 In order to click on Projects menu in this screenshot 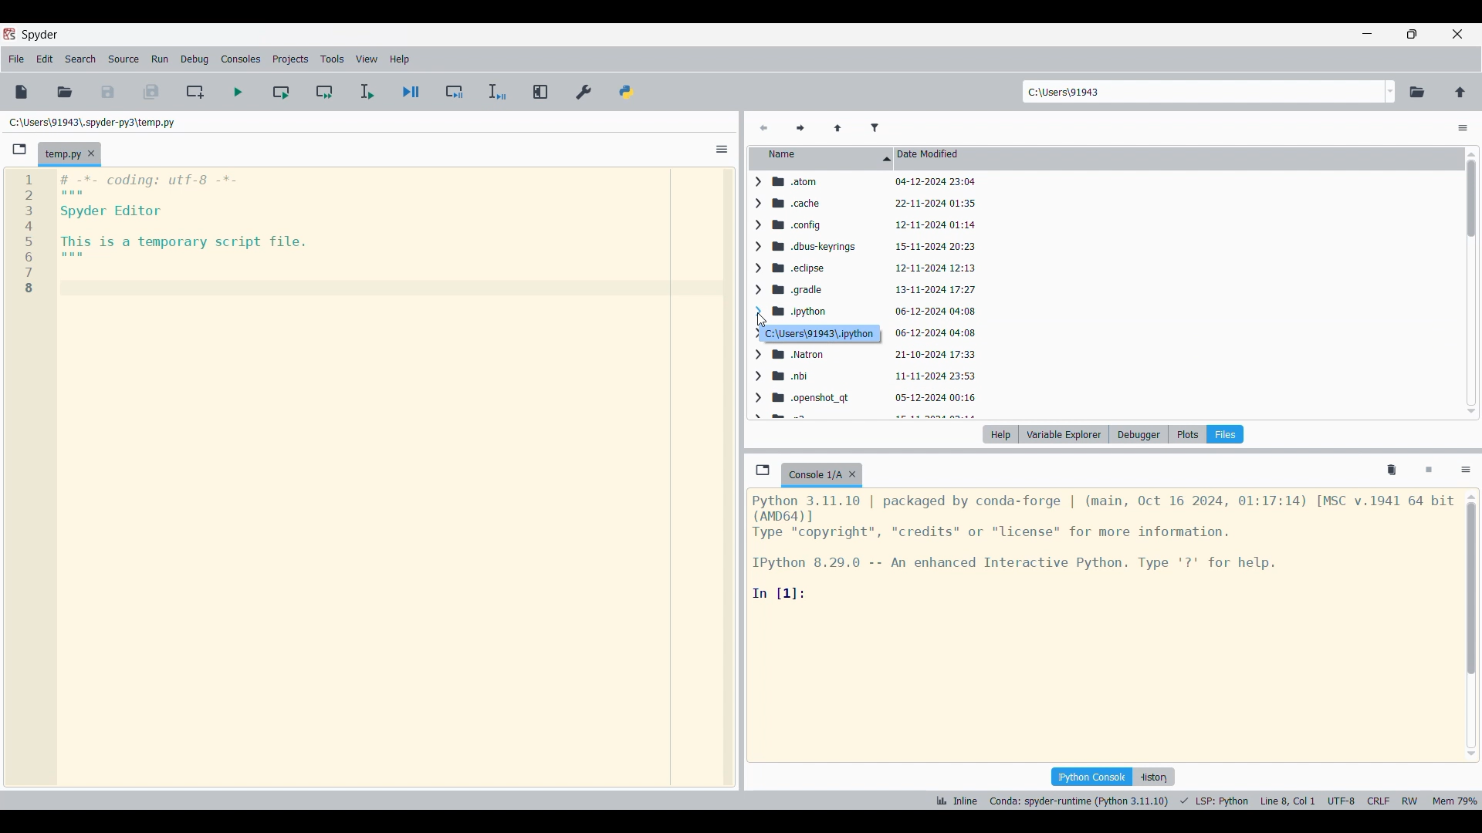, I will do `click(290, 59)`.